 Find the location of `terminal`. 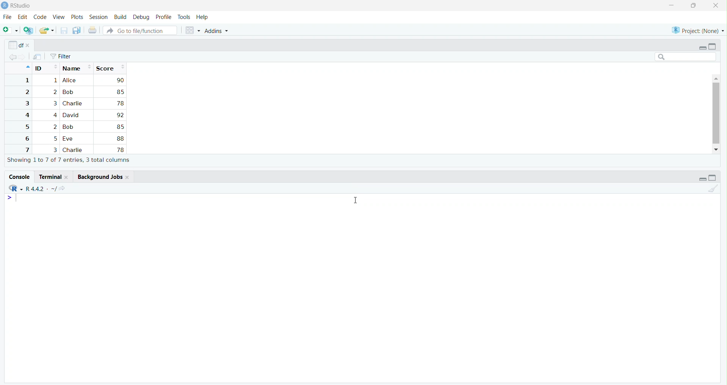

terminal is located at coordinates (49, 177).